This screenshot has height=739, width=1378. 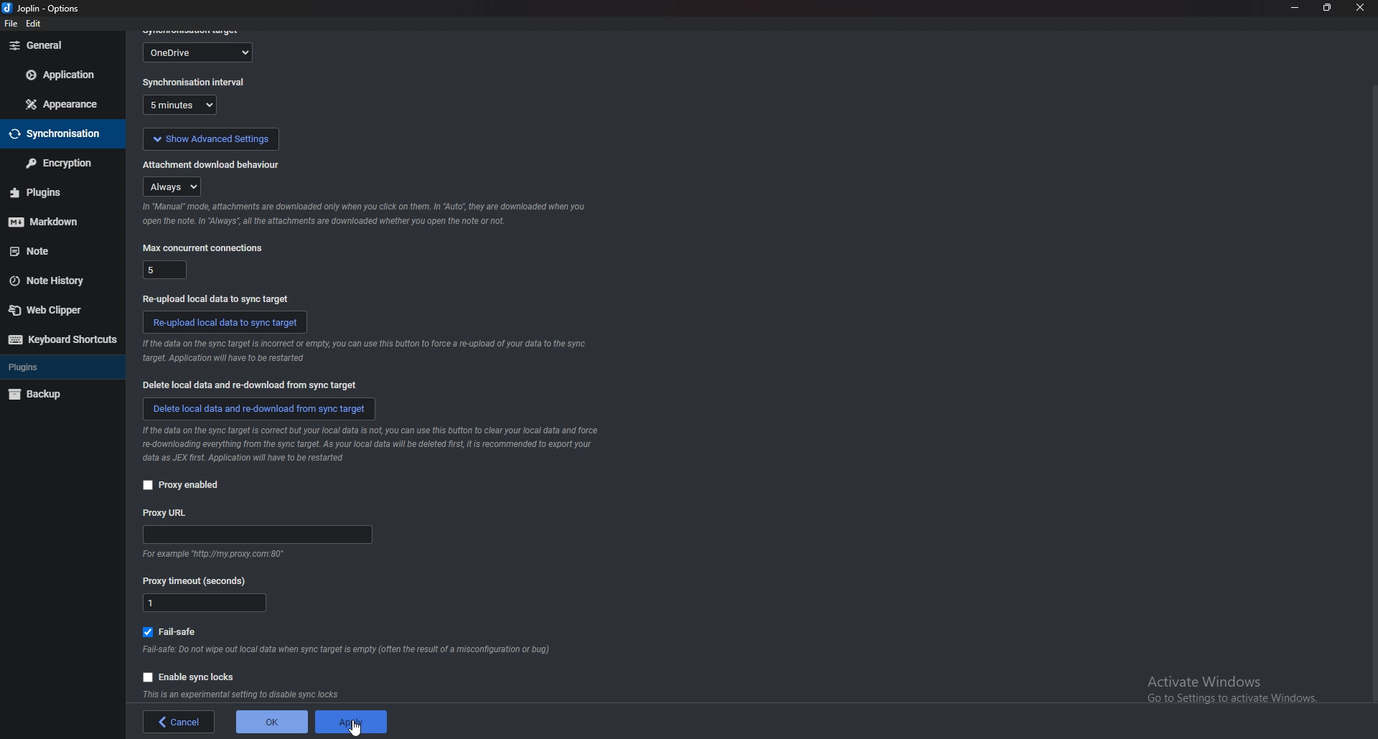 I want to click on backup, so click(x=53, y=395).